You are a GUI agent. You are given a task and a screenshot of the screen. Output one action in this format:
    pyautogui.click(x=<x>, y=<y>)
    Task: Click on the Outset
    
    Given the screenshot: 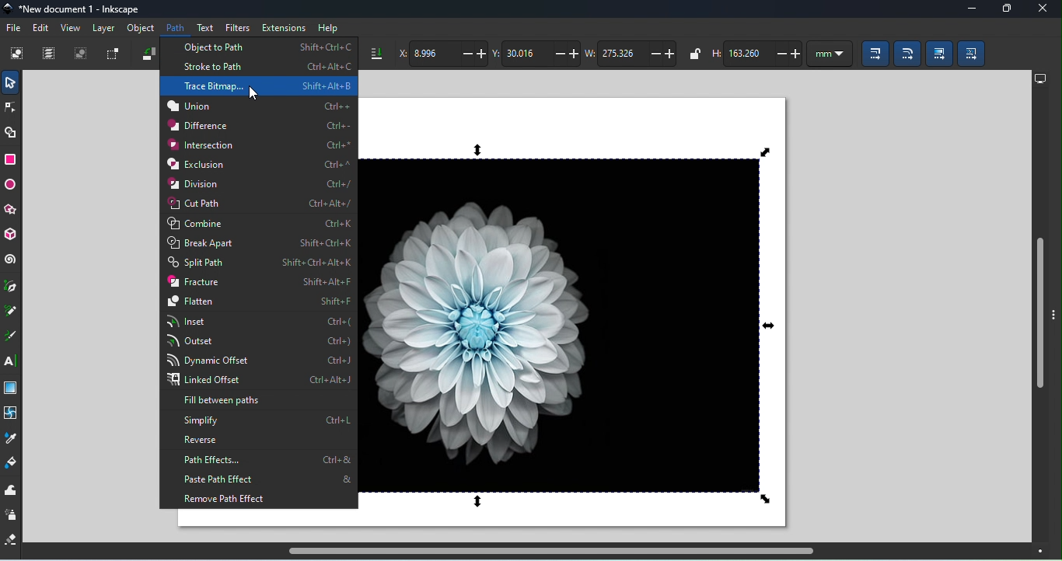 What is the action you would take?
    pyautogui.click(x=259, y=339)
    